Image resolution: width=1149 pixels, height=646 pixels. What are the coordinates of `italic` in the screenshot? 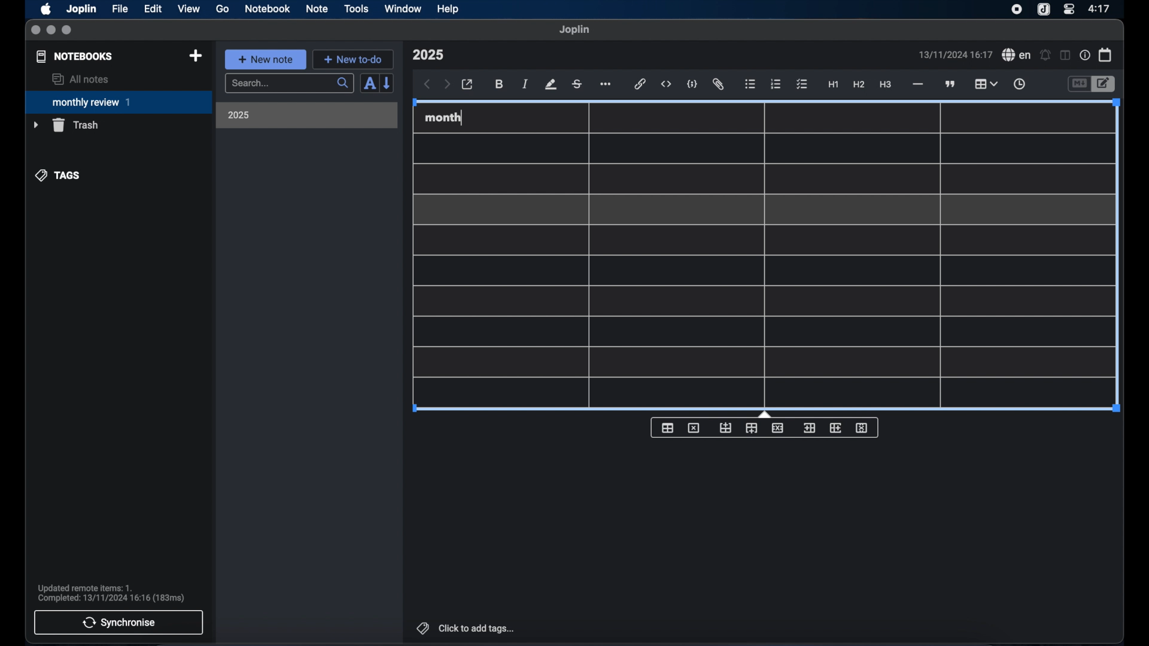 It's located at (525, 84).